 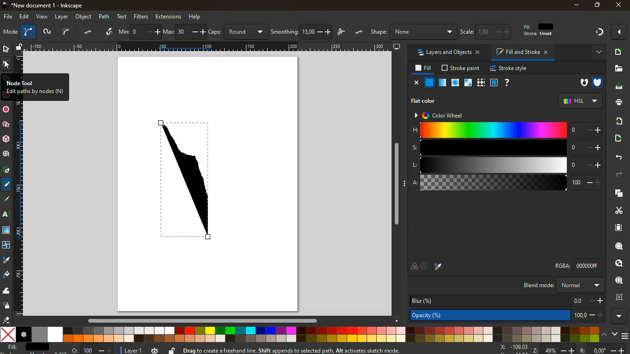 I want to click on object, so click(x=84, y=17).